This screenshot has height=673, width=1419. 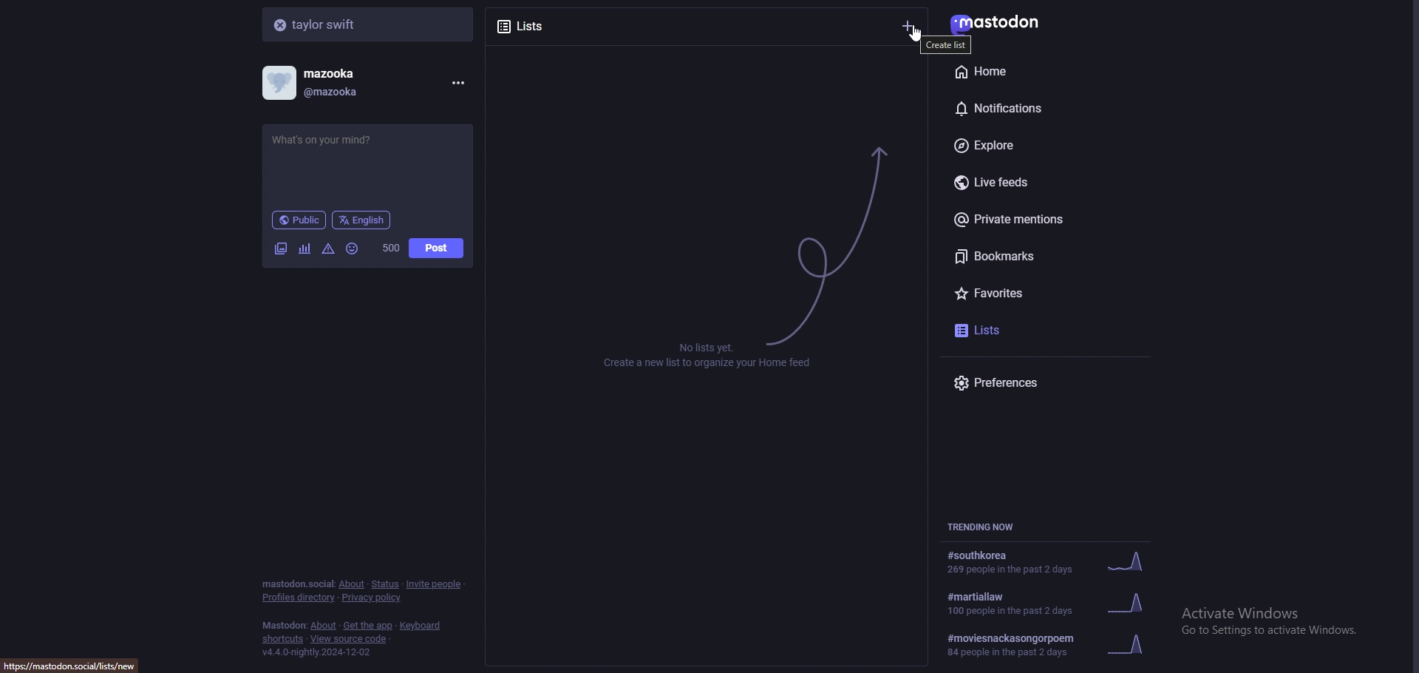 I want to click on trending, so click(x=1047, y=563).